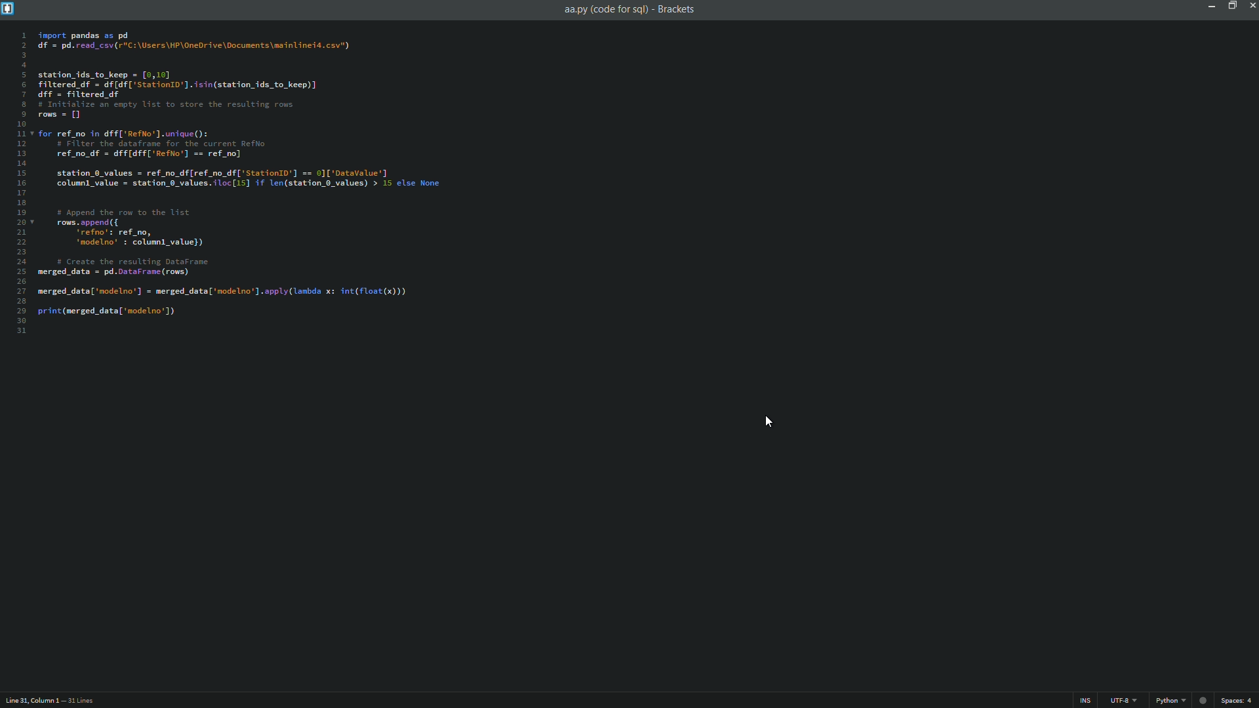 The width and height of the screenshot is (1259, 708). Describe the element at coordinates (21, 193) in the screenshot. I see `line numbers` at that location.